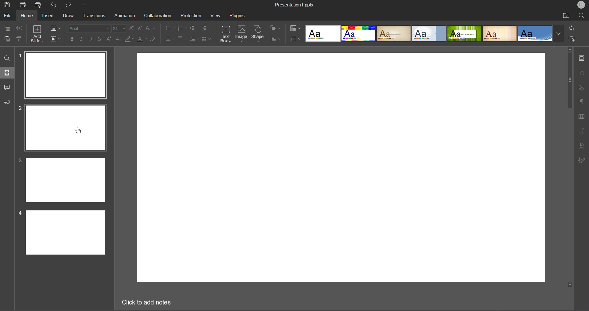  I want to click on subscript, so click(119, 39).